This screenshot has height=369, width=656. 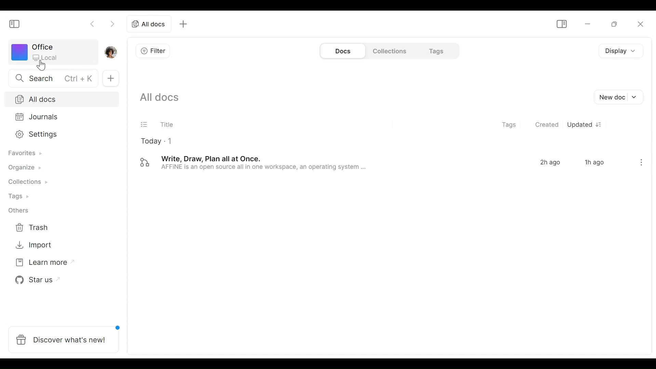 I want to click on Trash, so click(x=30, y=229).